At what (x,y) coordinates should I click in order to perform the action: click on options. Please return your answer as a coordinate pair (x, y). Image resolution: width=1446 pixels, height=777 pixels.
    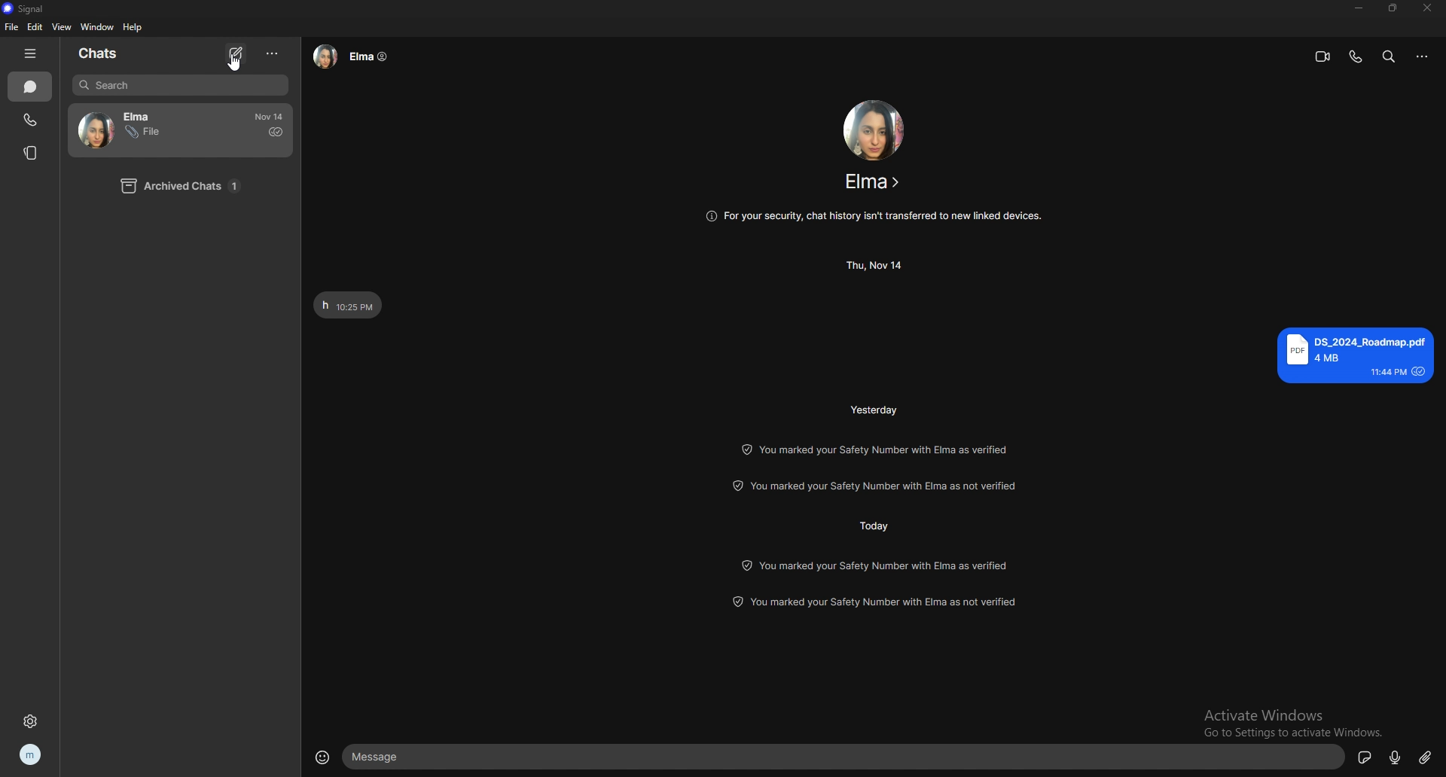
    Looking at the image, I should click on (273, 53).